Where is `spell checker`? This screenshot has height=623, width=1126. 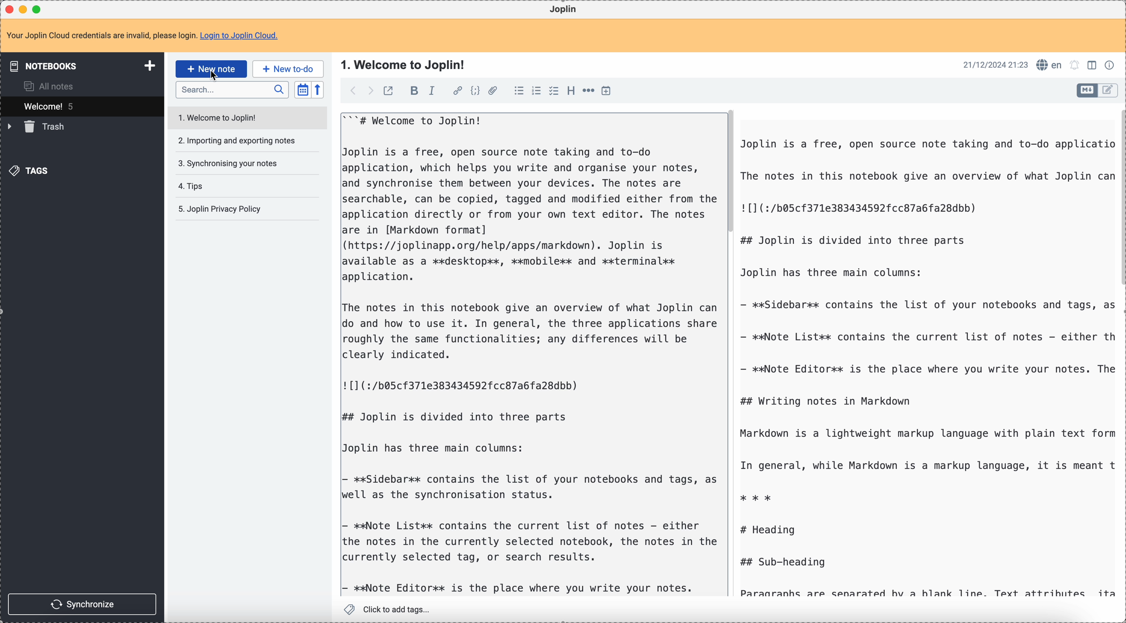
spell checker is located at coordinates (1050, 66).